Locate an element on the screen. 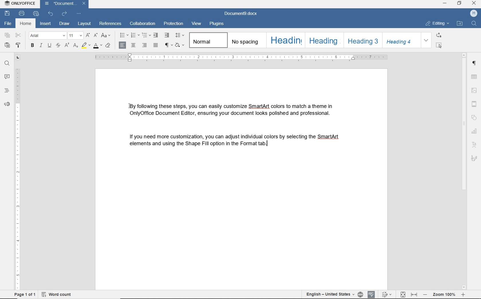 This screenshot has width=481, height=299. plugins is located at coordinates (219, 24).